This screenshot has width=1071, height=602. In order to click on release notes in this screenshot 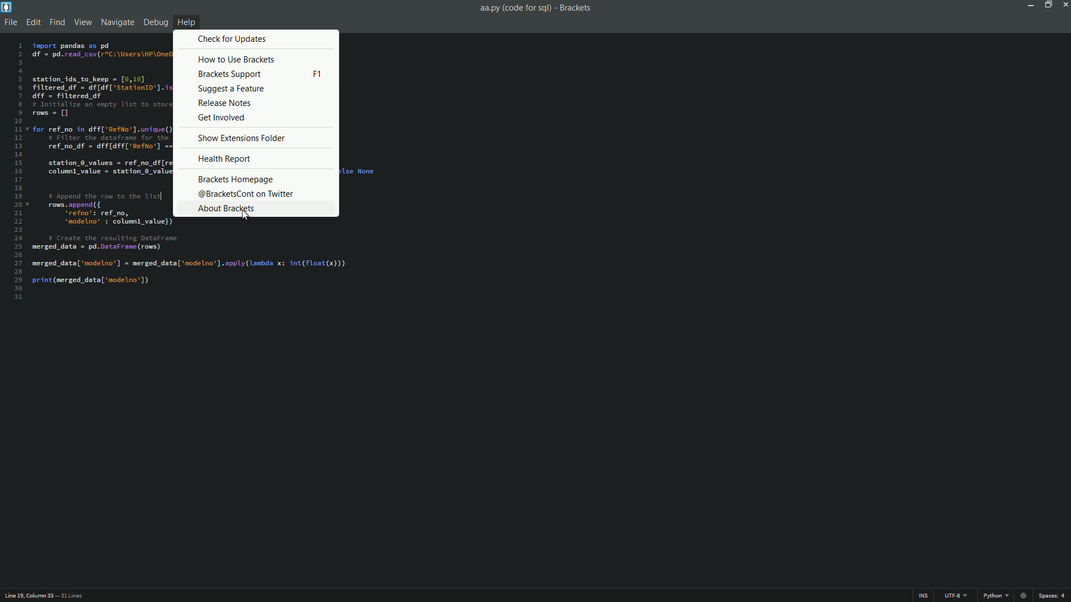, I will do `click(225, 103)`.